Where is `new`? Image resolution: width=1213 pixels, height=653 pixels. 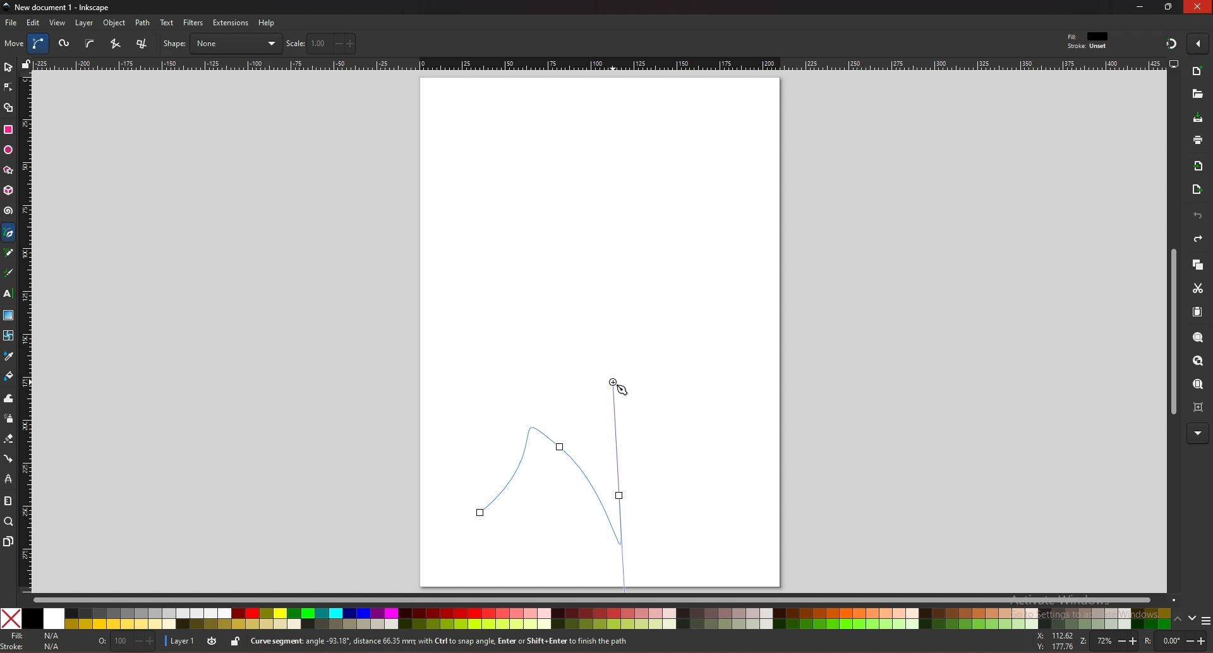 new is located at coordinates (1197, 94).